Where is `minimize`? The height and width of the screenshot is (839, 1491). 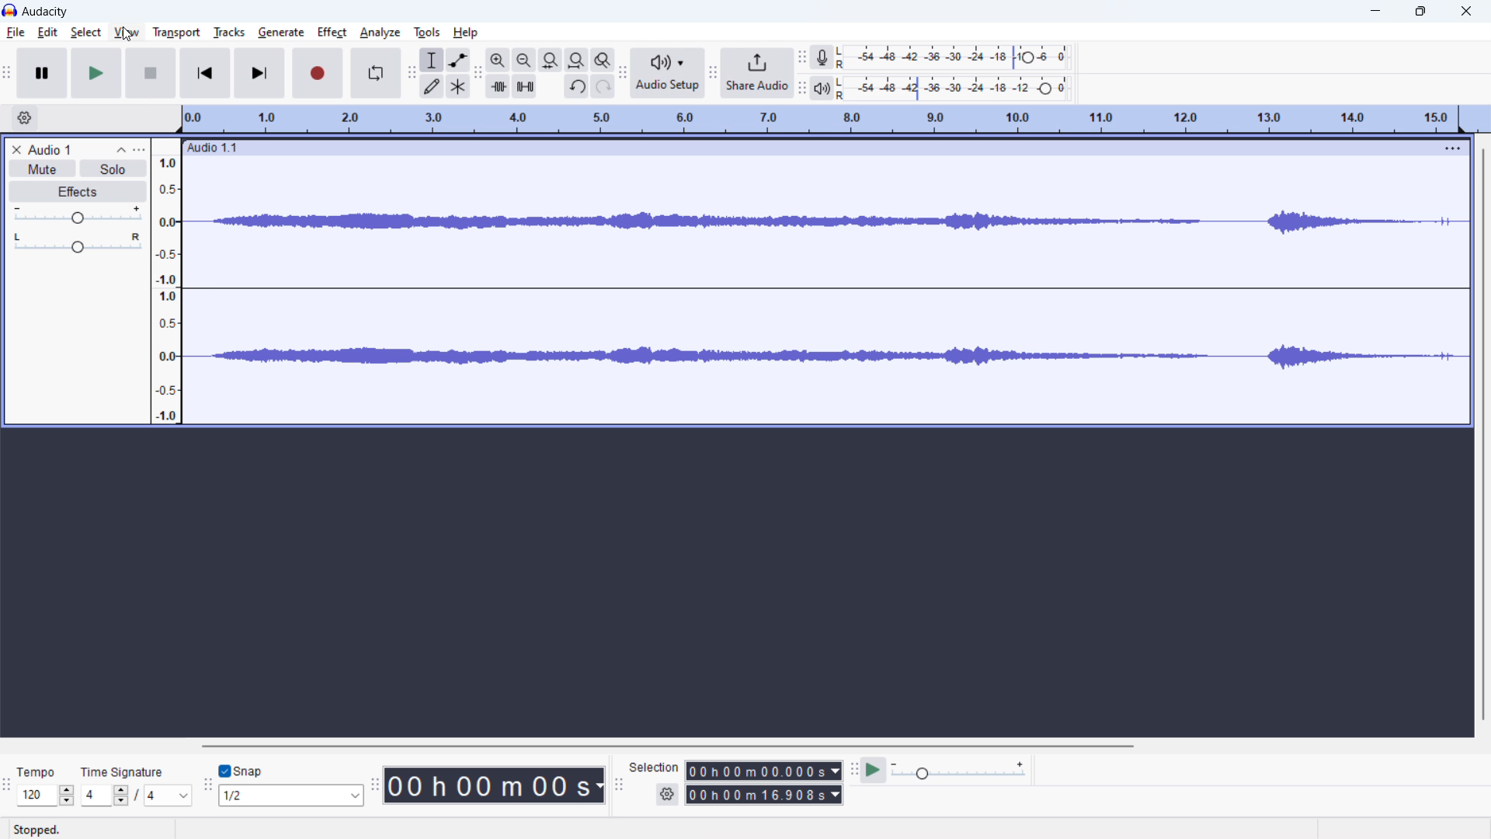
minimize is located at coordinates (1378, 10).